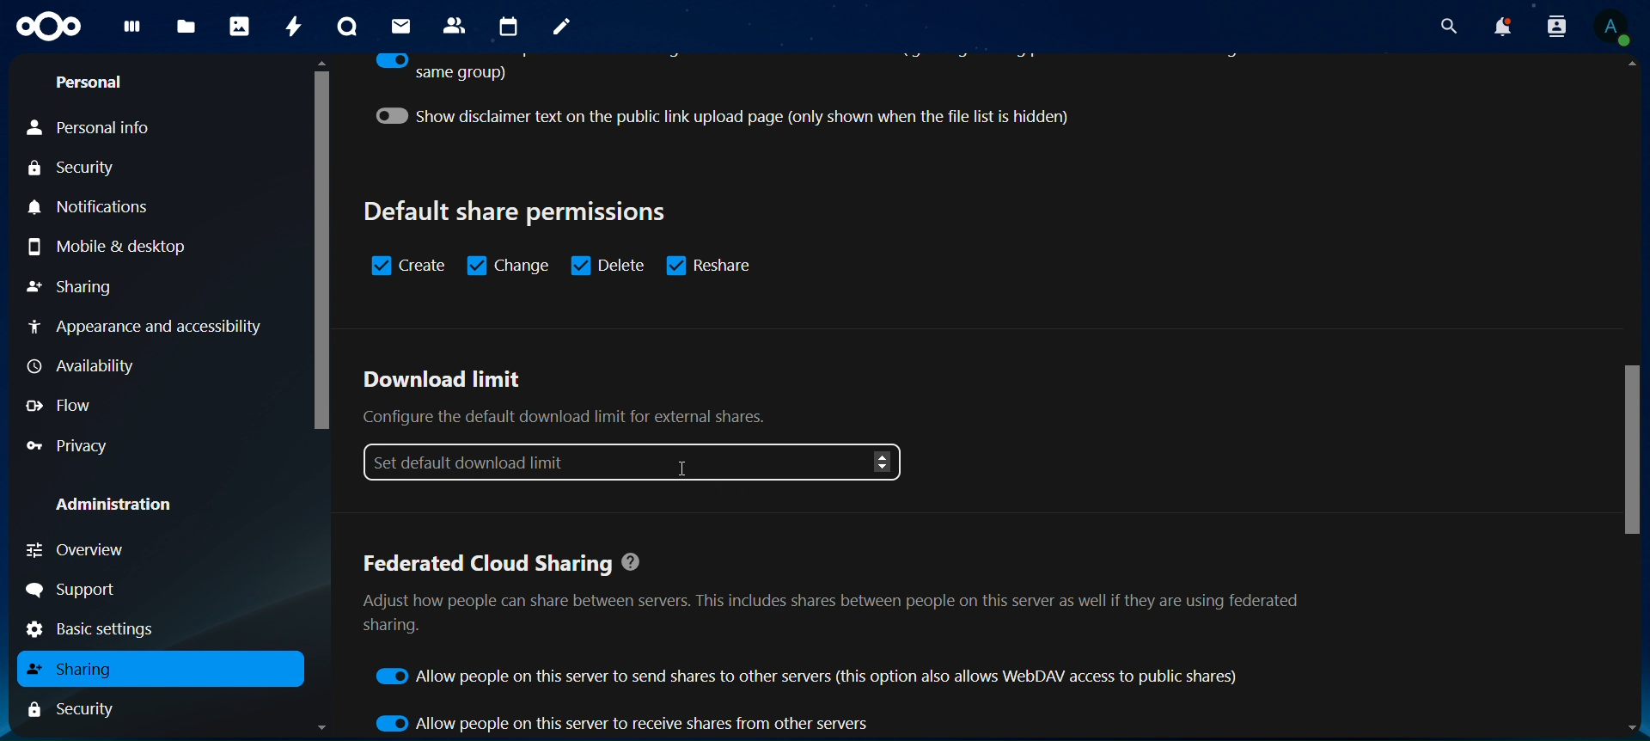 The height and width of the screenshot is (741, 1650). What do you see at coordinates (242, 26) in the screenshot?
I see `photos` at bounding box center [242, 26].